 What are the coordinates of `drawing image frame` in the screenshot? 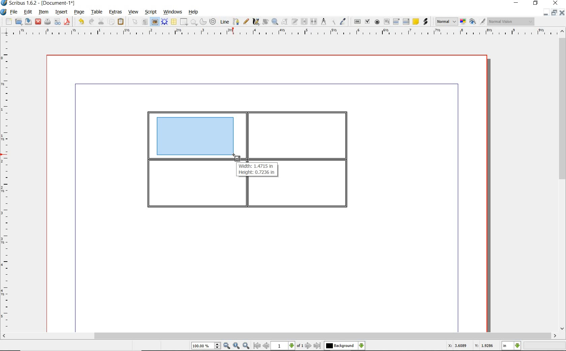 It's located at (198, 137).